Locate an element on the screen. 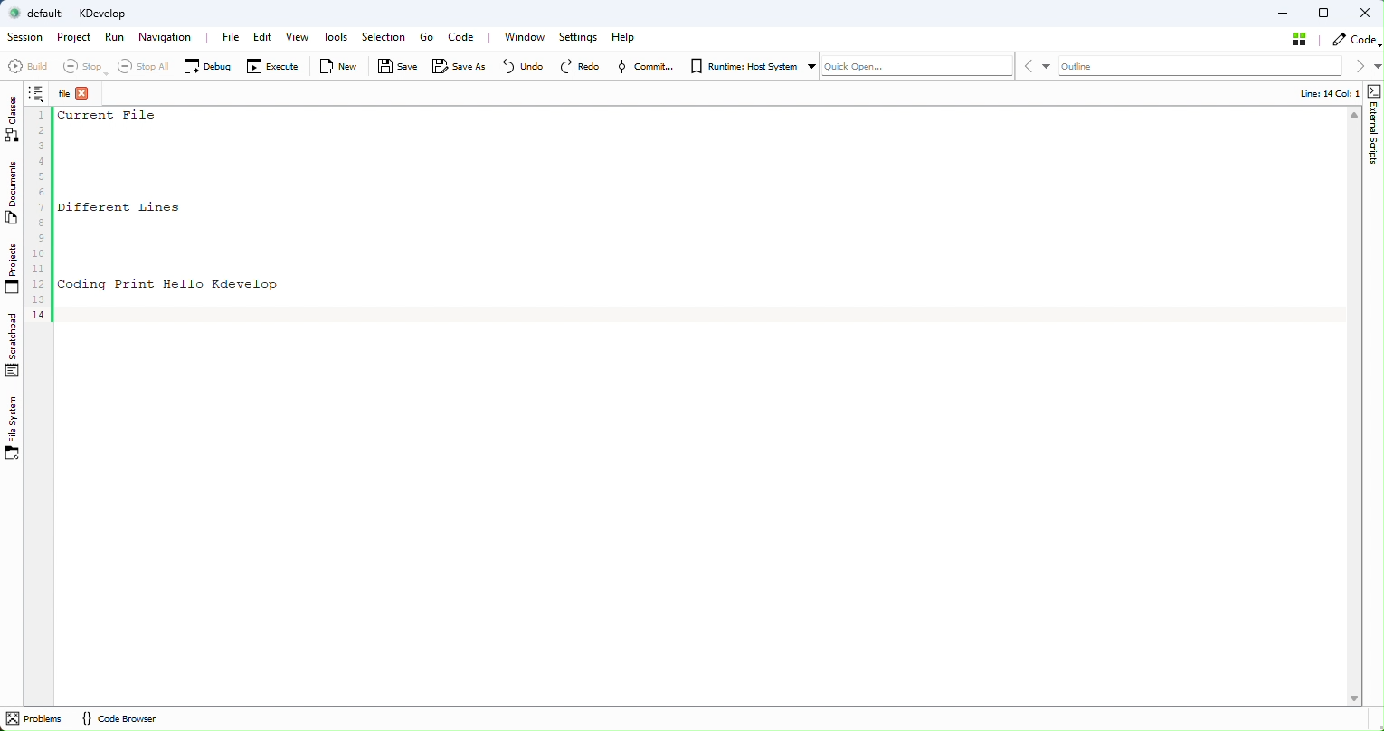 This screenshot has height=731, width=1384. View is located at coordinates (297, 42).